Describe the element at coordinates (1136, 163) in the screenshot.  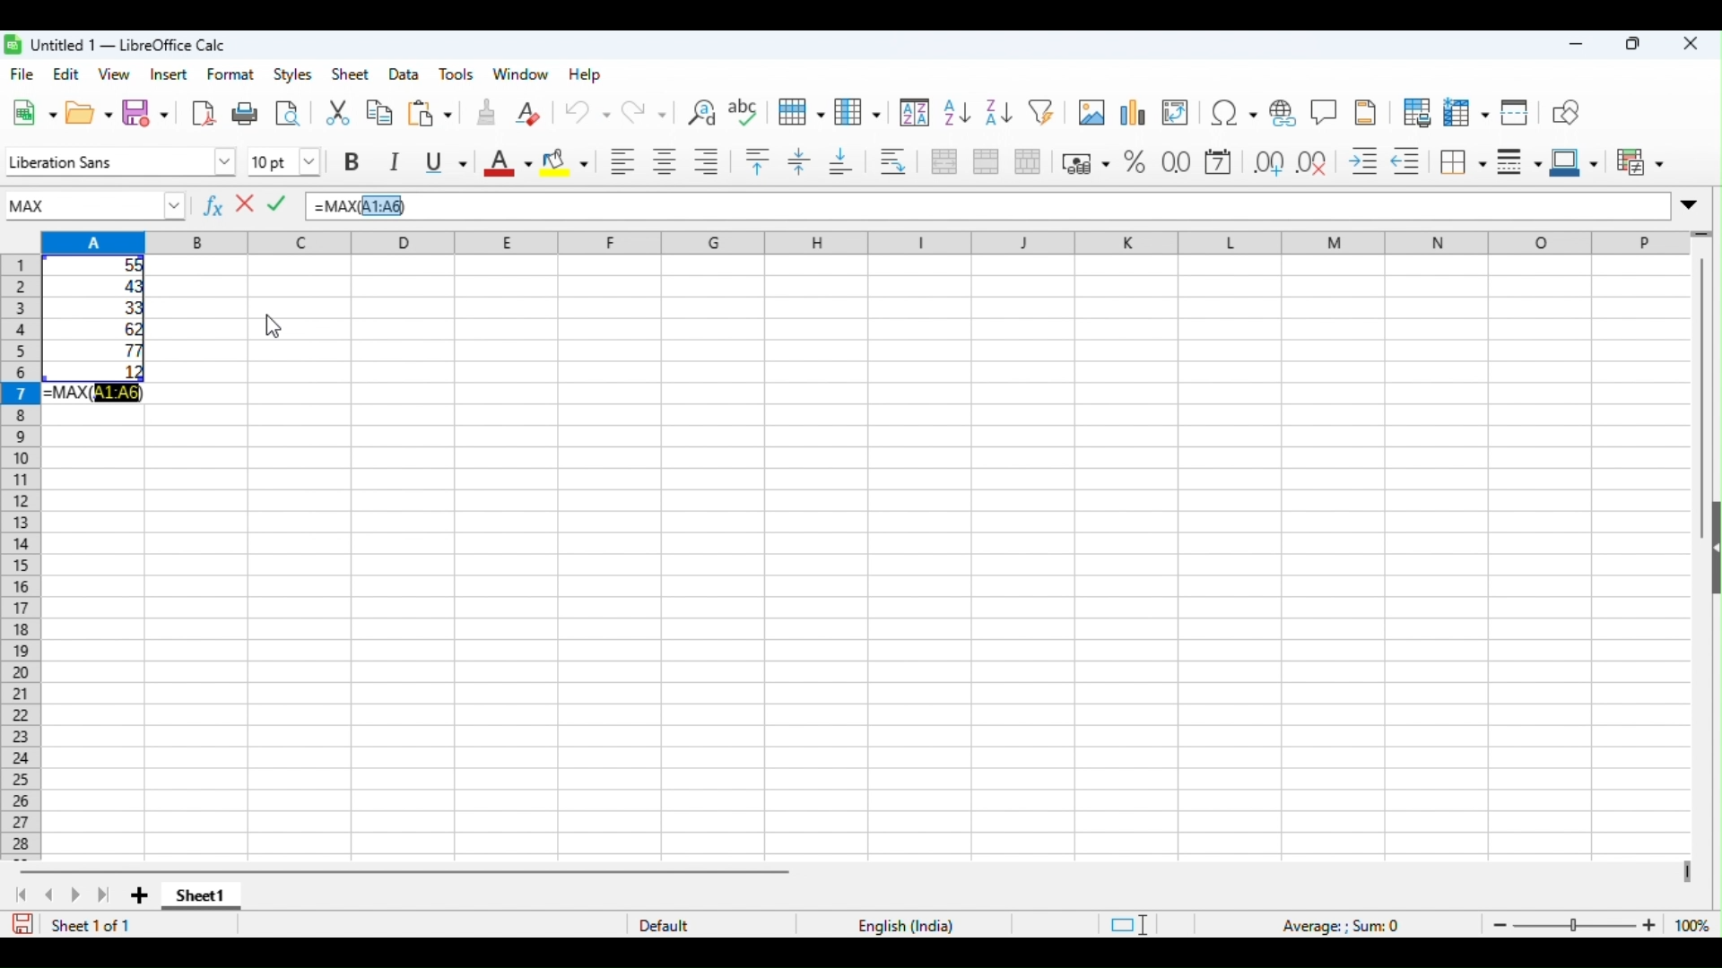
I see `format as percentage` at that location.